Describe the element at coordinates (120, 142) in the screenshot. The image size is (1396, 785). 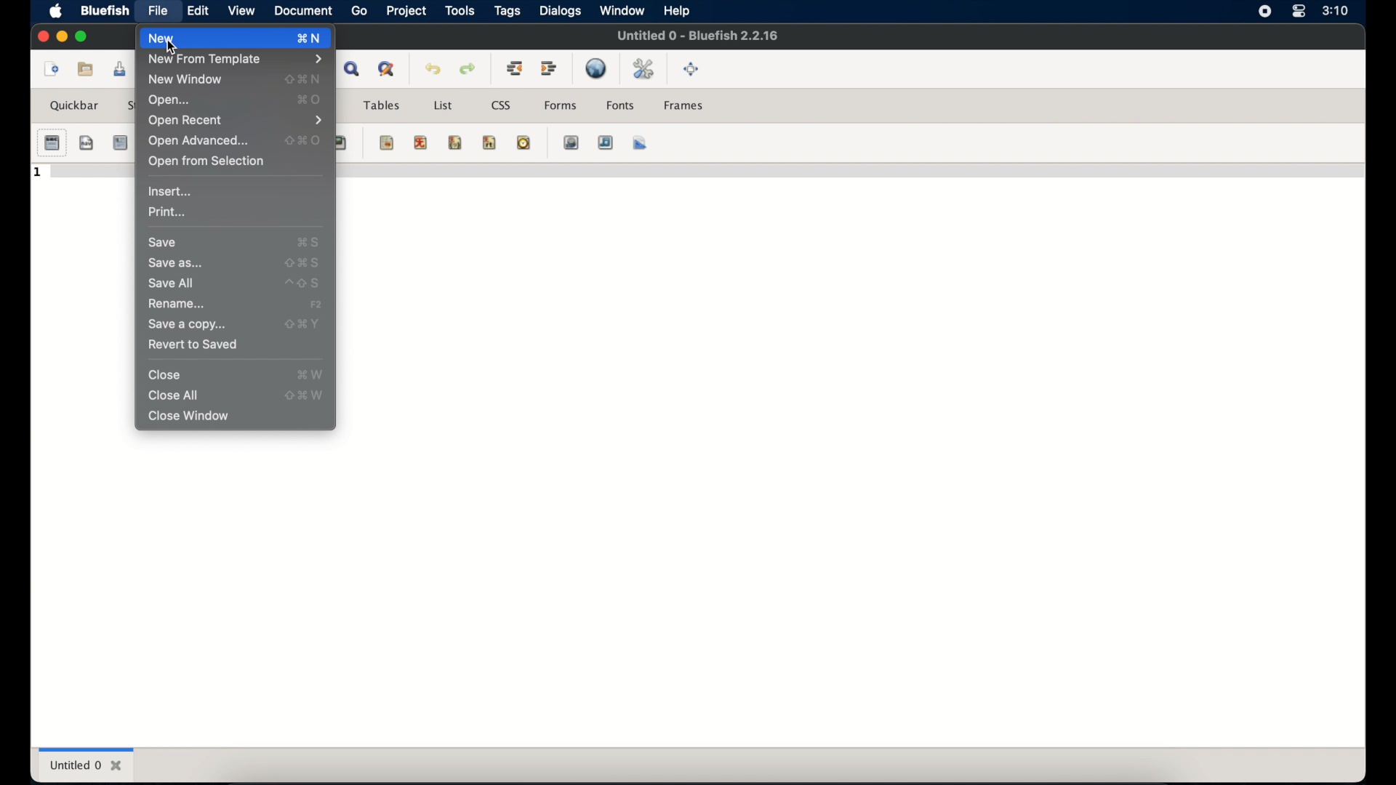
I see `article` at that location.